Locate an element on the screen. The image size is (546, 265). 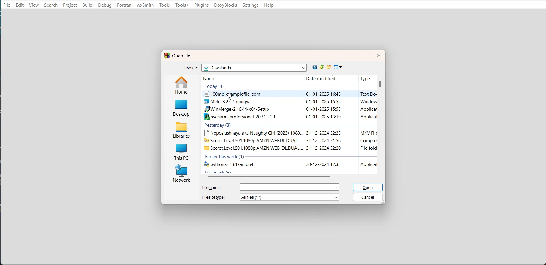
View is located at coordinates (35, 5).